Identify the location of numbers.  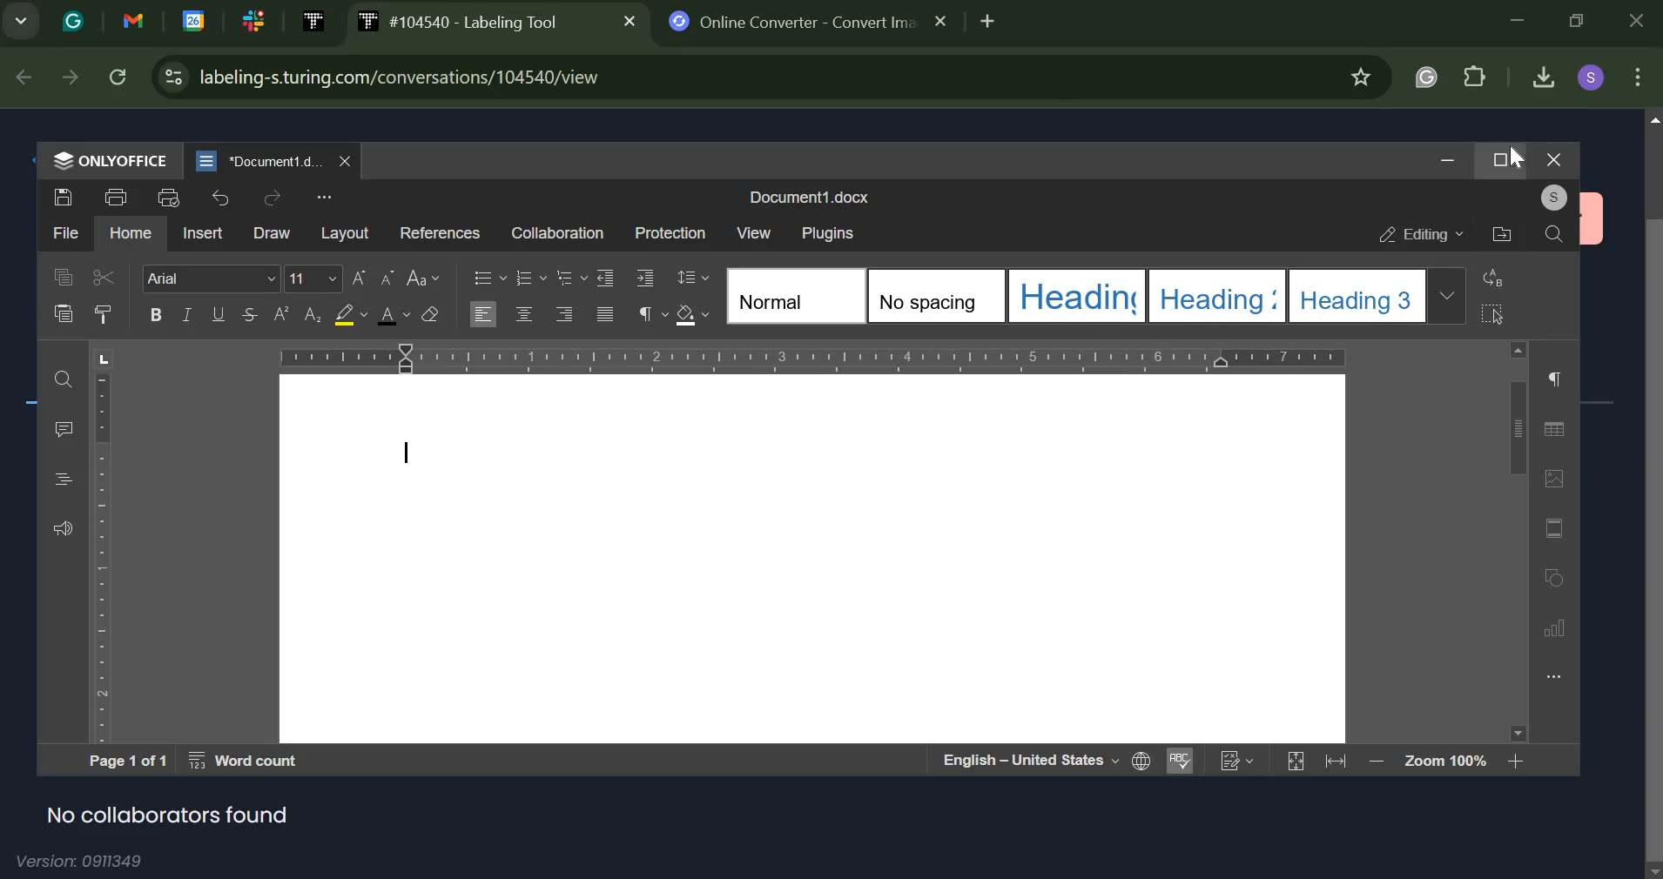
(1237, 760).